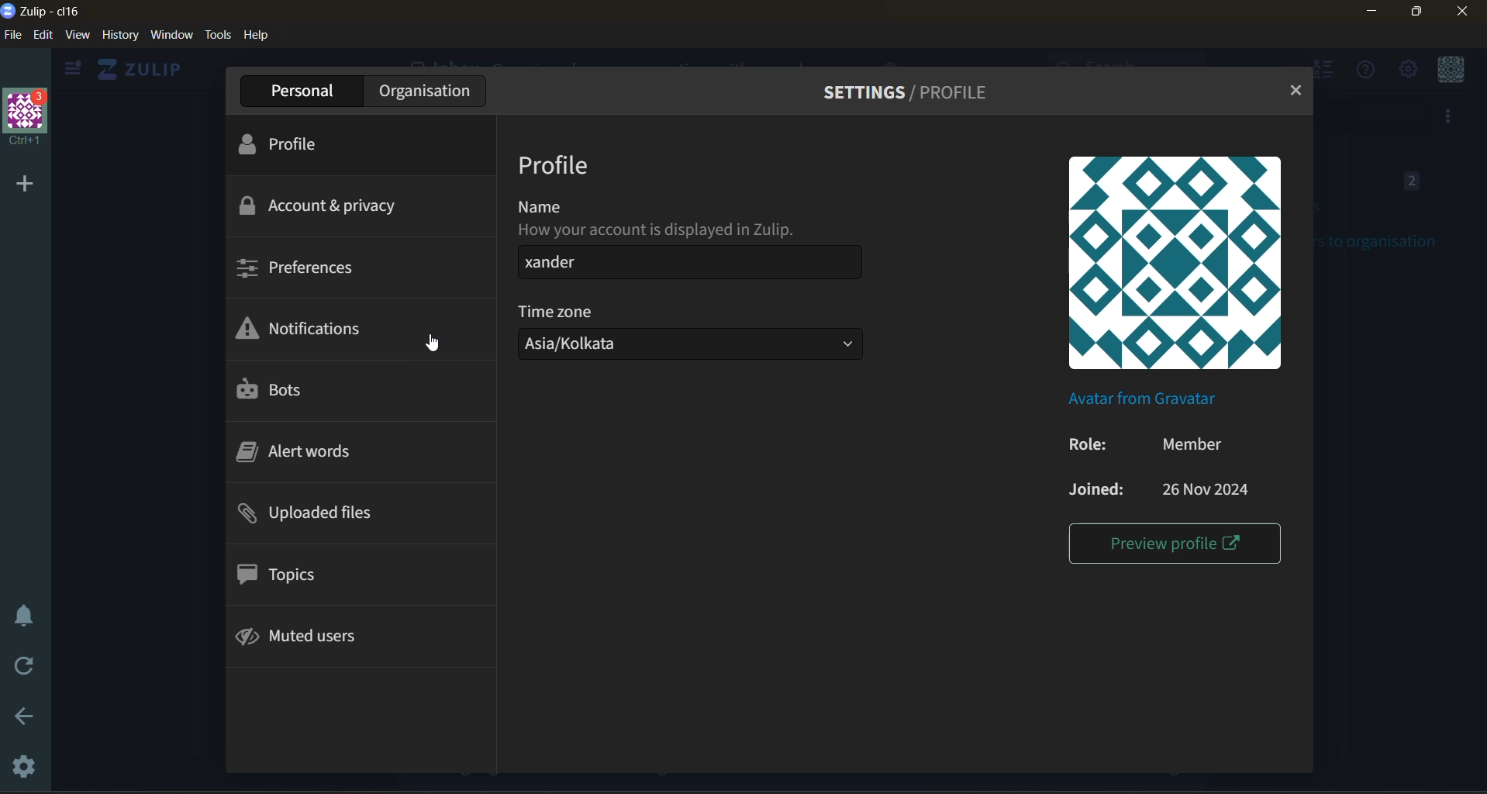  What do you see at coordinates (12, 34) in the screenshot?
I see `file` at bounding box center [12, 34].